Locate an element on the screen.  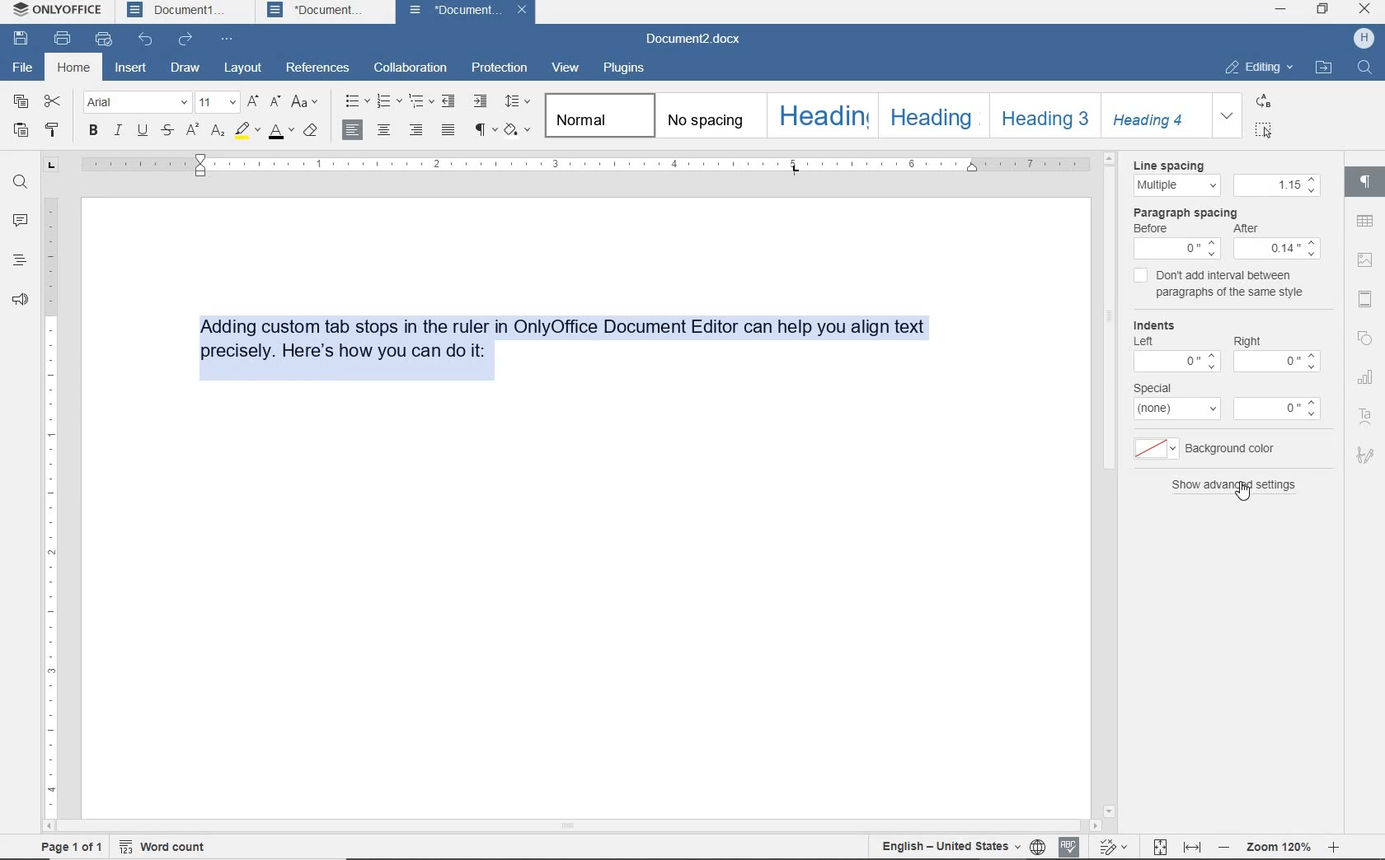
zoom 120% is located at coordinates (1279, 849).